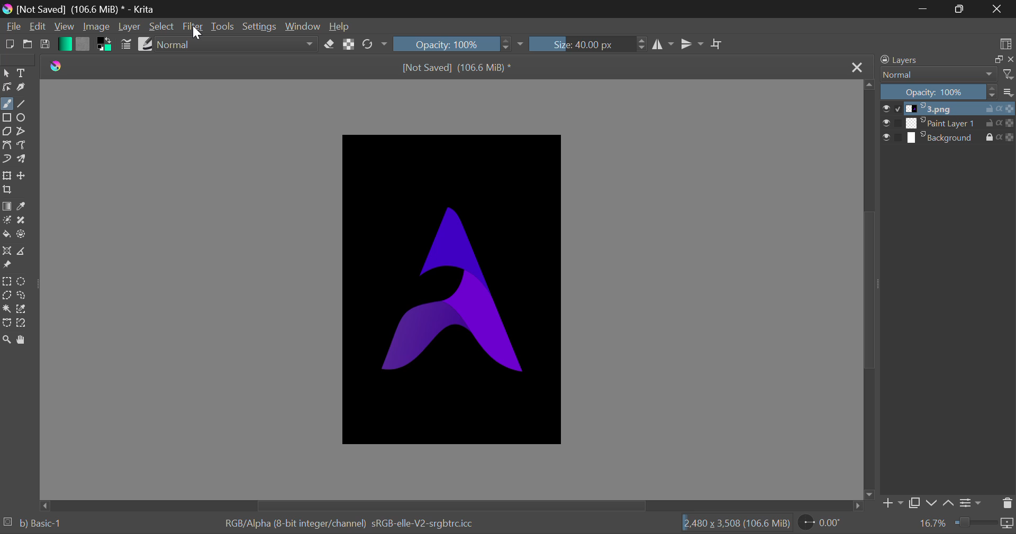 This screenshot has height=534, width=1016. Describe the element at coordinates (958, 9) in the screenshot. I see `Minimize` at that location.